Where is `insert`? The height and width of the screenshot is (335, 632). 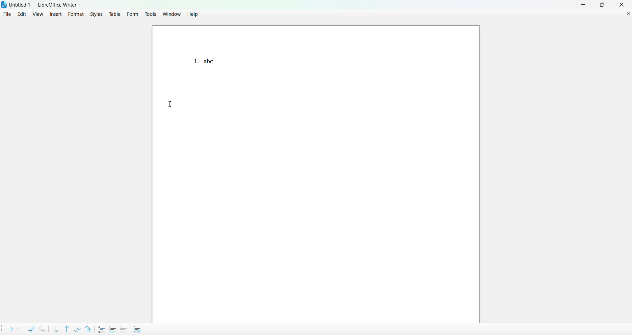 insert is located at coordinates (55, 14).